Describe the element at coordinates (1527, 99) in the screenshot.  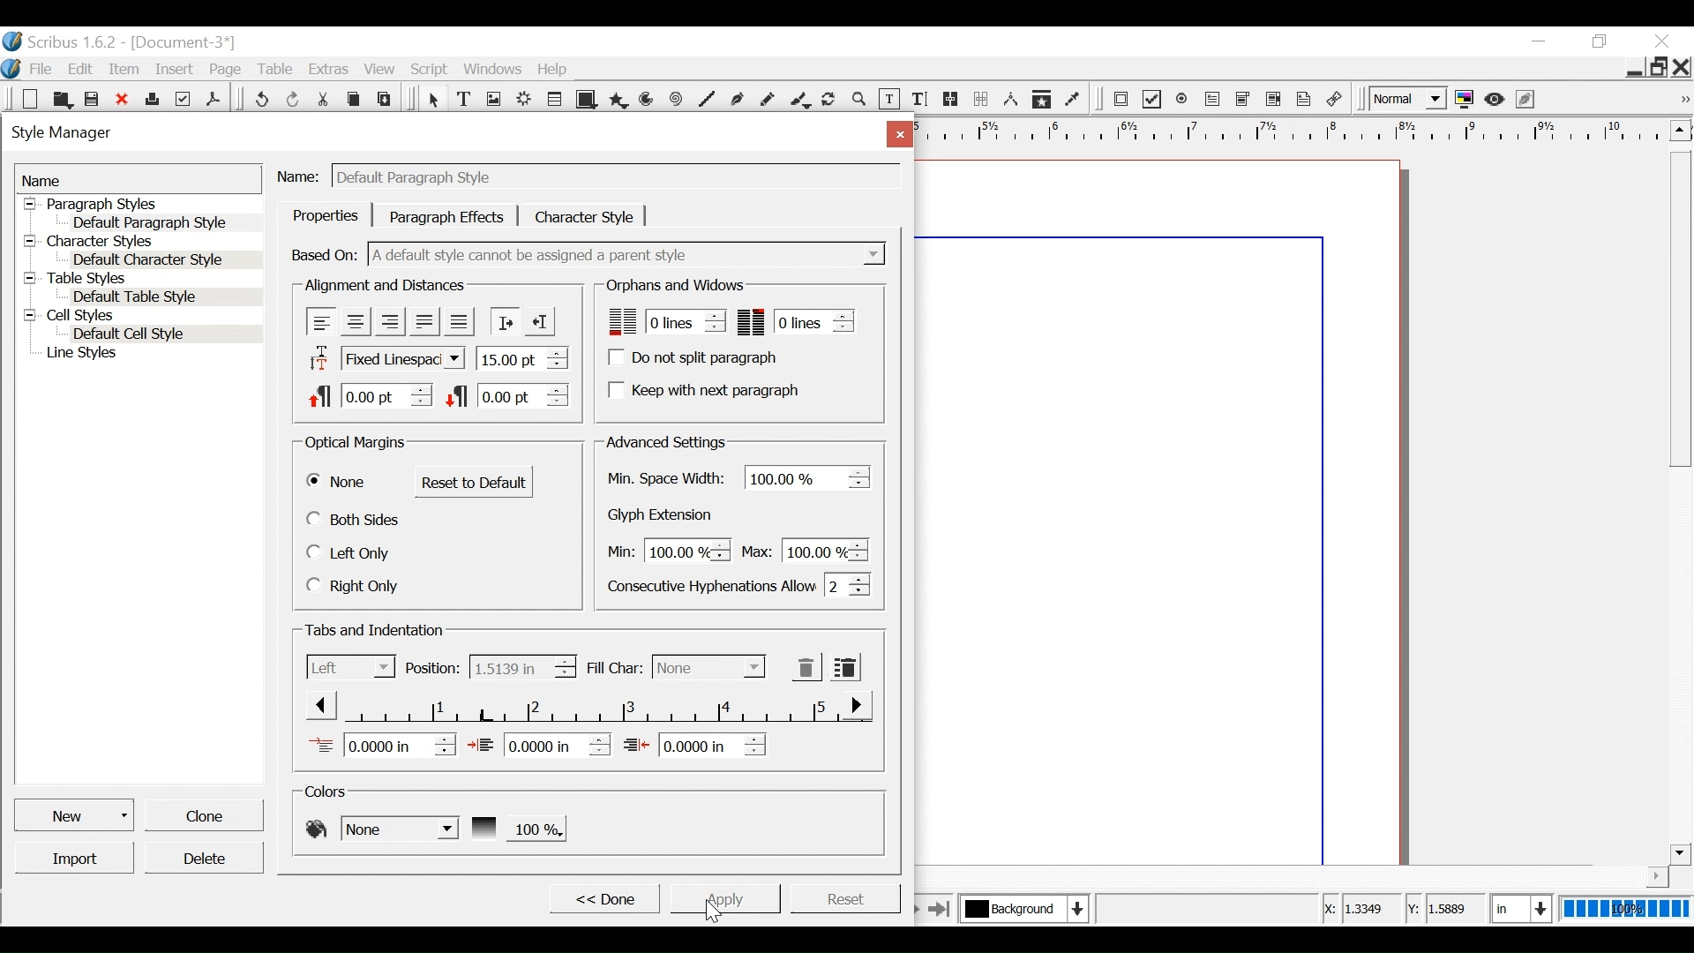
I see `Edit in Preview mode` at that location.